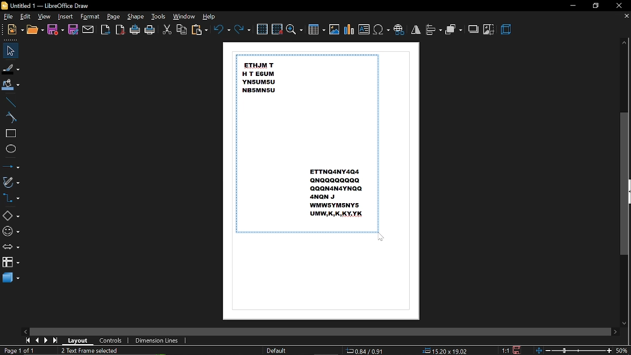  What do you see at coordinates (596, 6) in the screenshot?
I see `restore down` at bounding box center [596, 6].